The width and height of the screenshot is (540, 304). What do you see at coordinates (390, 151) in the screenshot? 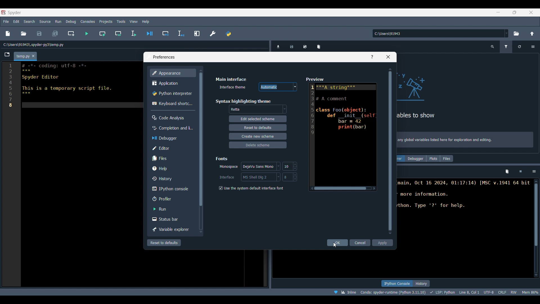
I see `Vertical slide bar` at bounding box center [390, 151].